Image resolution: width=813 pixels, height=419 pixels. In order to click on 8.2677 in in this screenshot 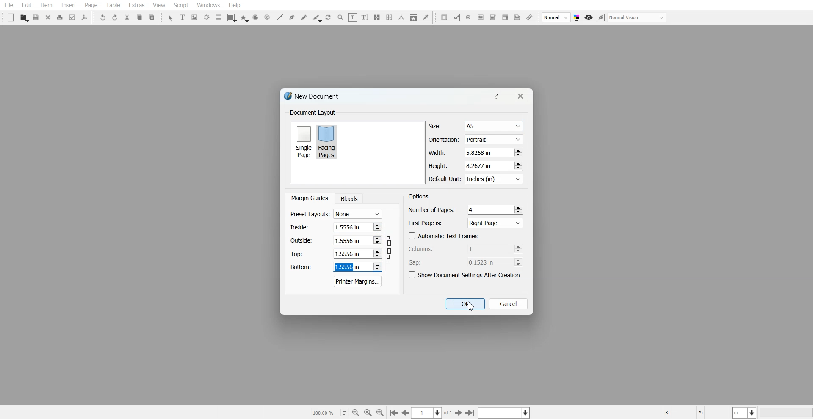, I will do `click(481, 165)`.